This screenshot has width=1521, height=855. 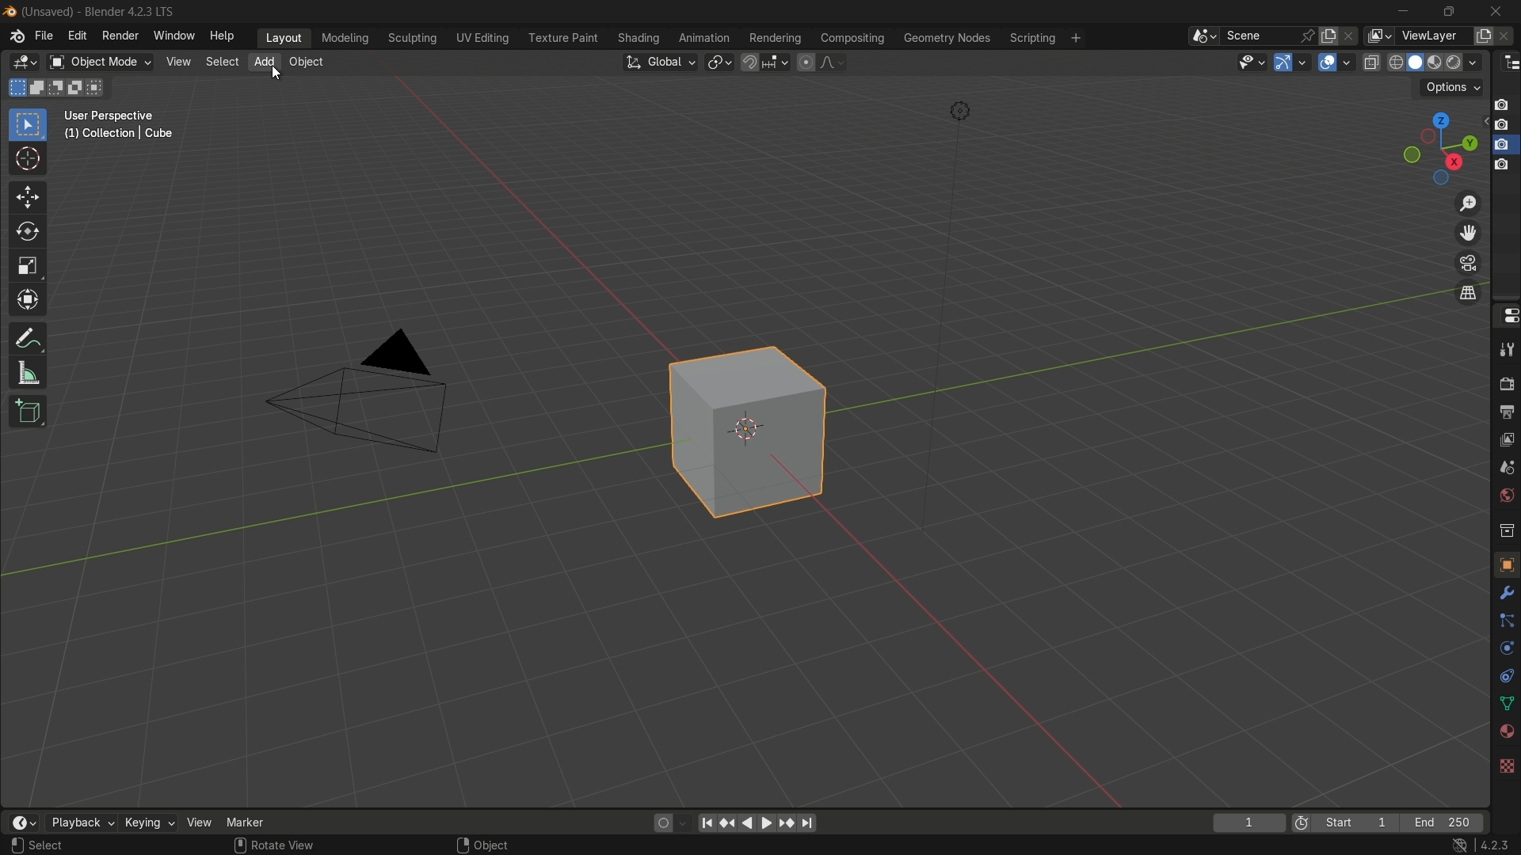 I want to click on Object, so click(x=492, y=845).